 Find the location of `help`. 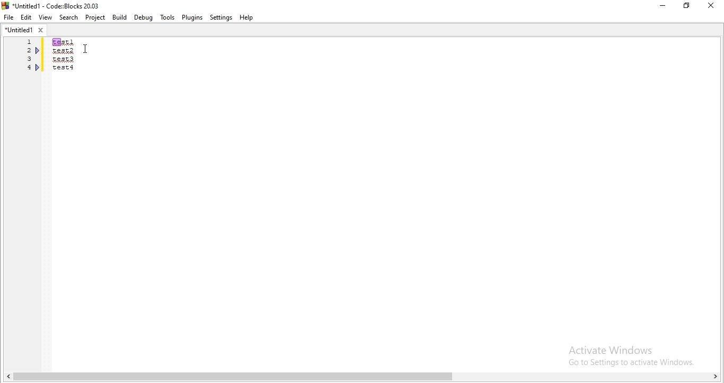

help is located at coordinates (248, 17).